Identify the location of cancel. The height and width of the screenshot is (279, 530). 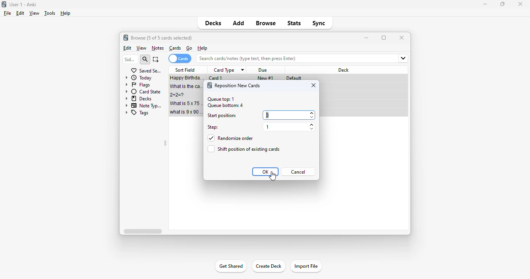
(298, 172).